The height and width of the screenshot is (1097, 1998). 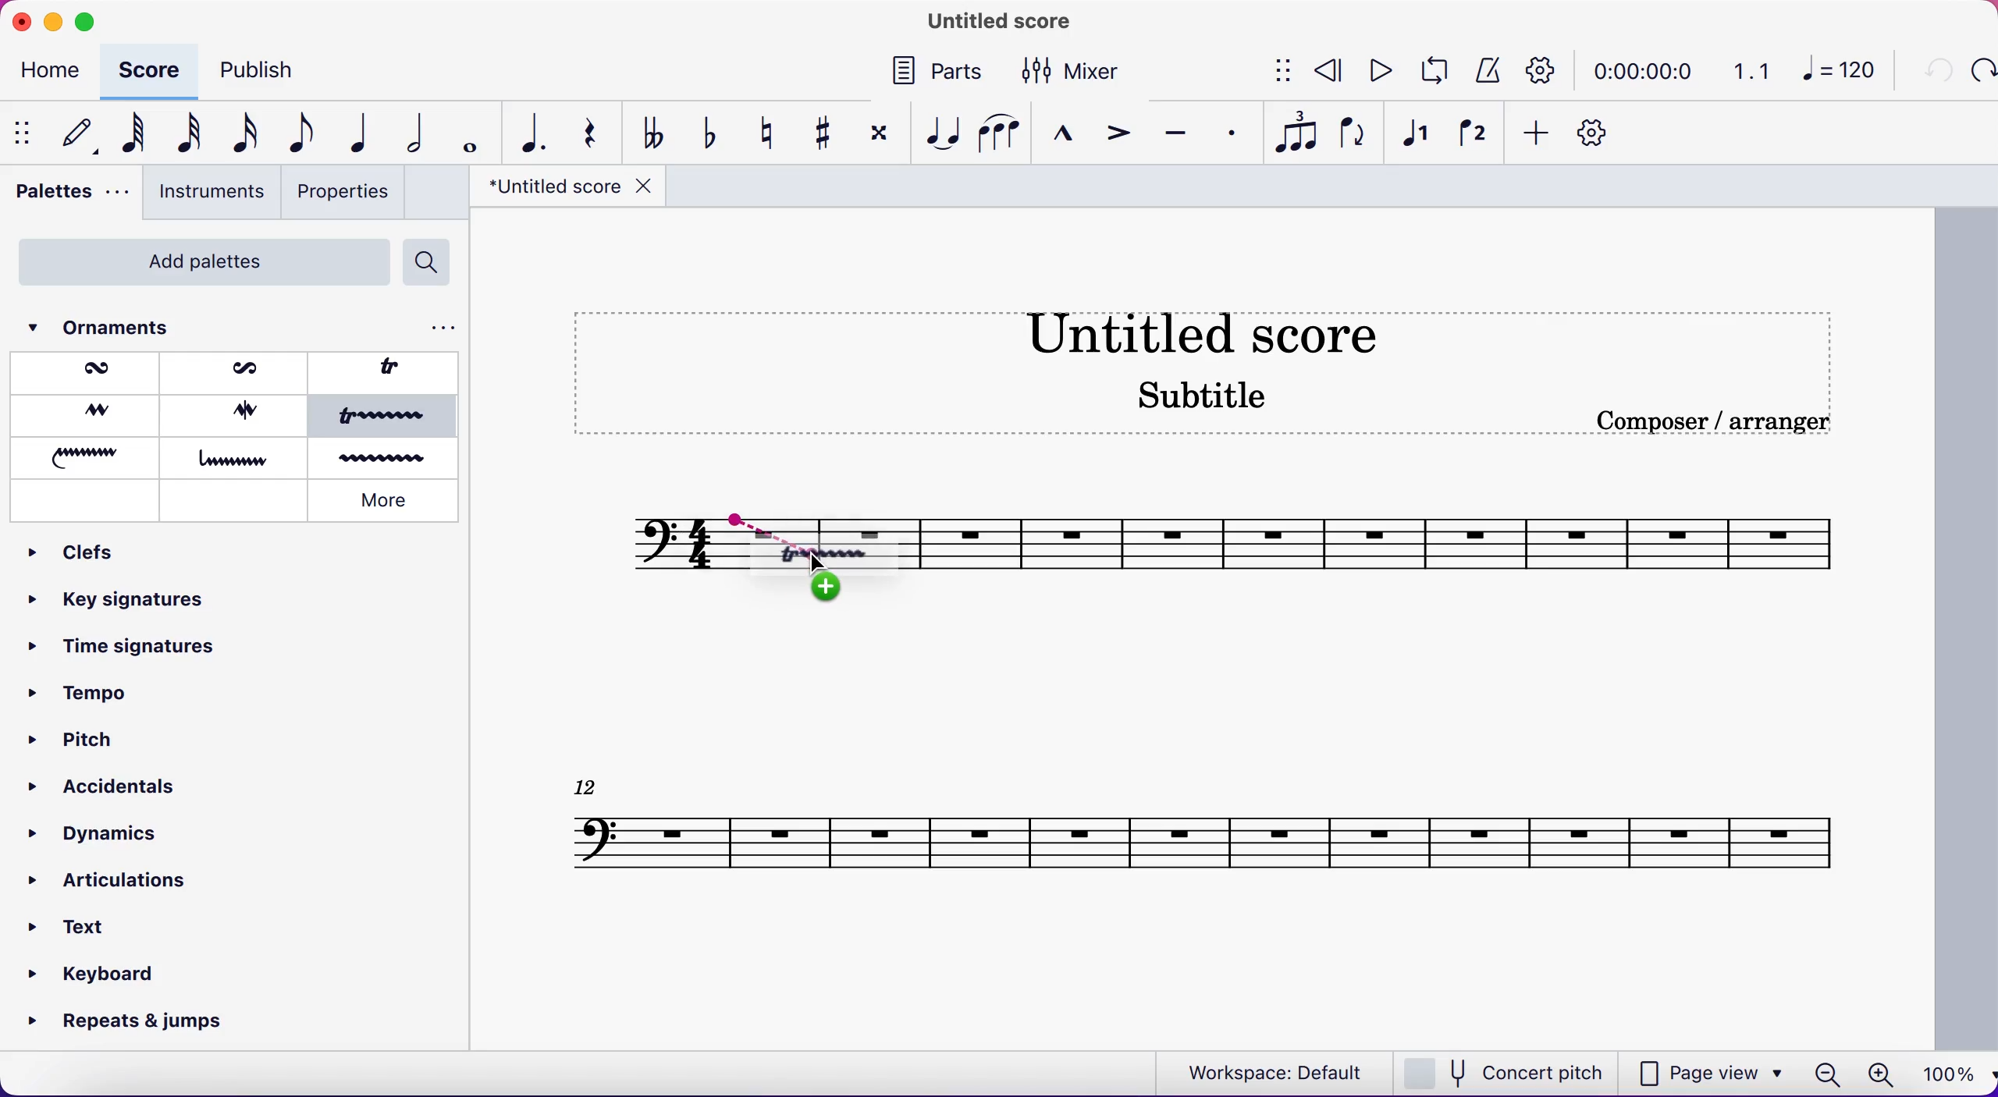 What do you see at coordinates (1203, 829) in the screenshot?
I see `Score` at bounding box center [1203, 829].